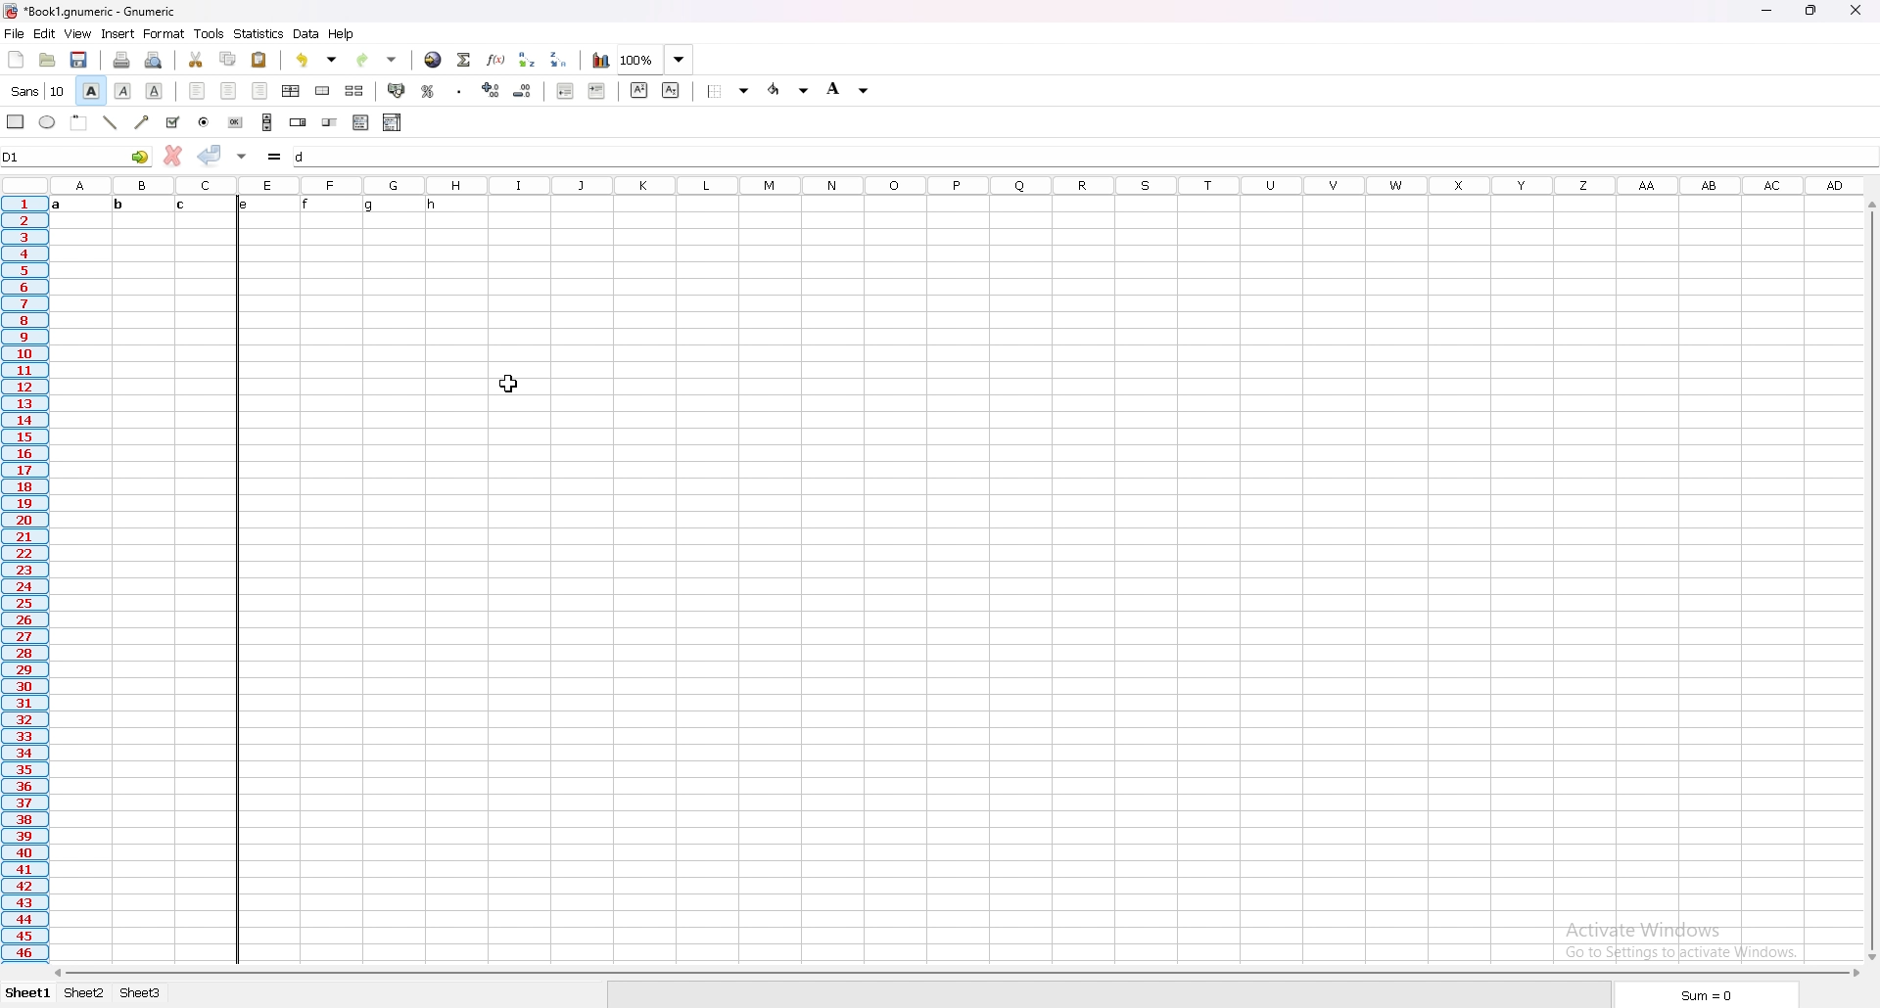 The image size is (1880, 1008). What do you see at coordinates (1711, 996) in the screenshot?
I see `sum` at bounding box center [1711, 996].